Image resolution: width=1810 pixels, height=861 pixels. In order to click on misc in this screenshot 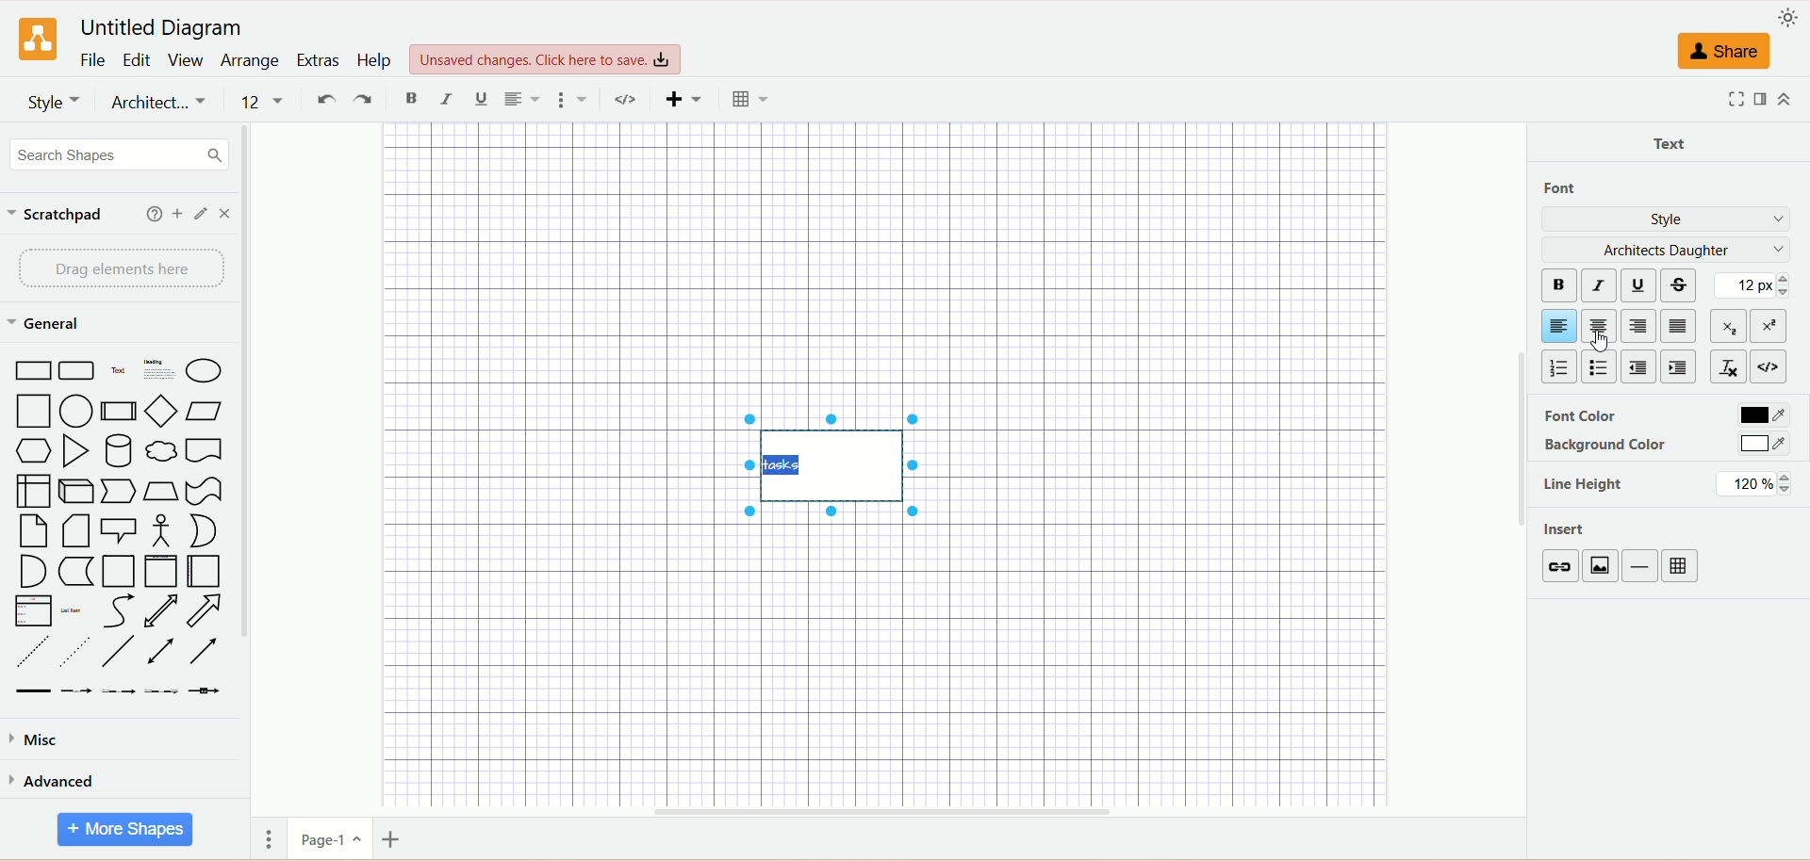, I will do `click(38, 741)`.